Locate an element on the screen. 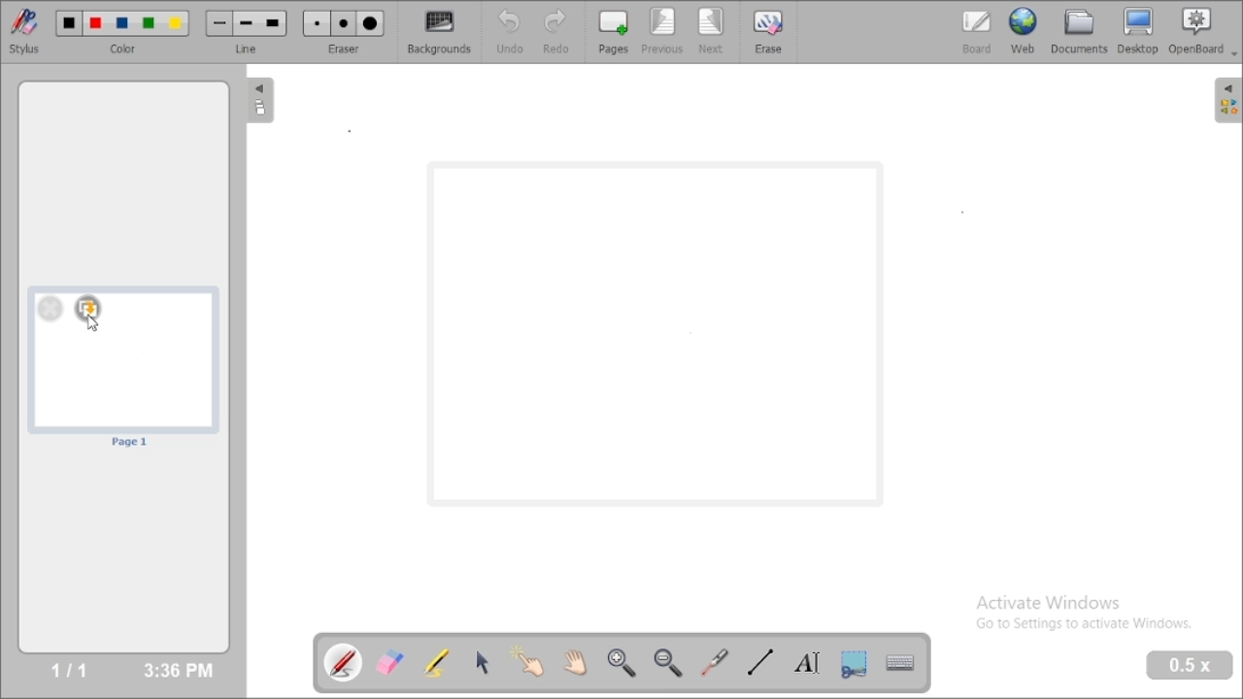  draw lines is located at coordinates (759, 661).